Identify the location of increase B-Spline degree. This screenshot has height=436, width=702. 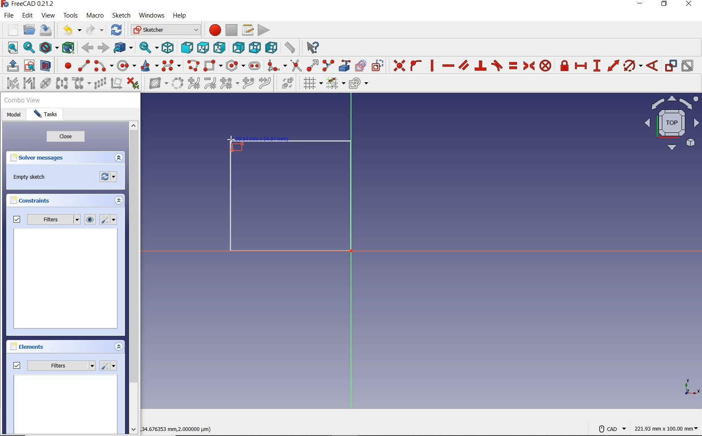
(193, 84).